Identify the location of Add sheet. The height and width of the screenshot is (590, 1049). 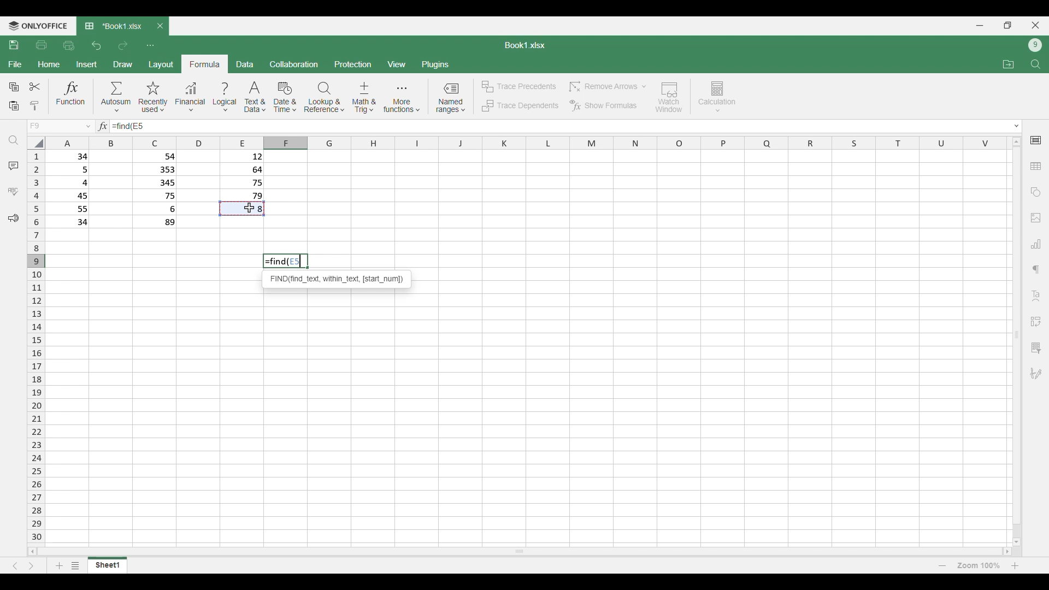
(60, 565).